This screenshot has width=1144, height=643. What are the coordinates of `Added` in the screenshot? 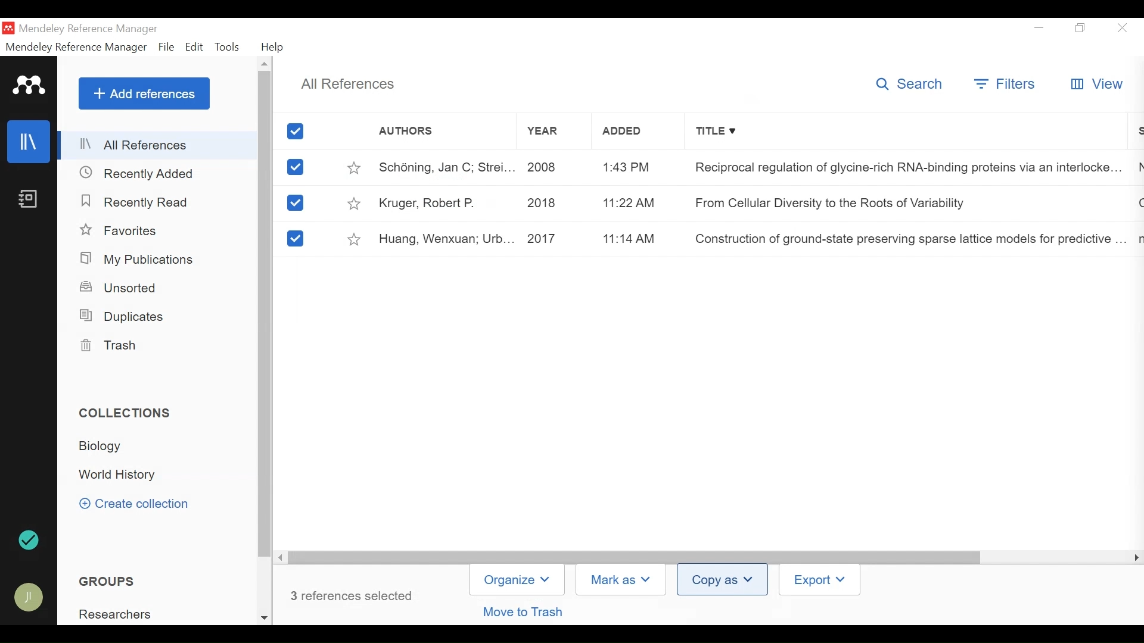 It's located at (631, 133).